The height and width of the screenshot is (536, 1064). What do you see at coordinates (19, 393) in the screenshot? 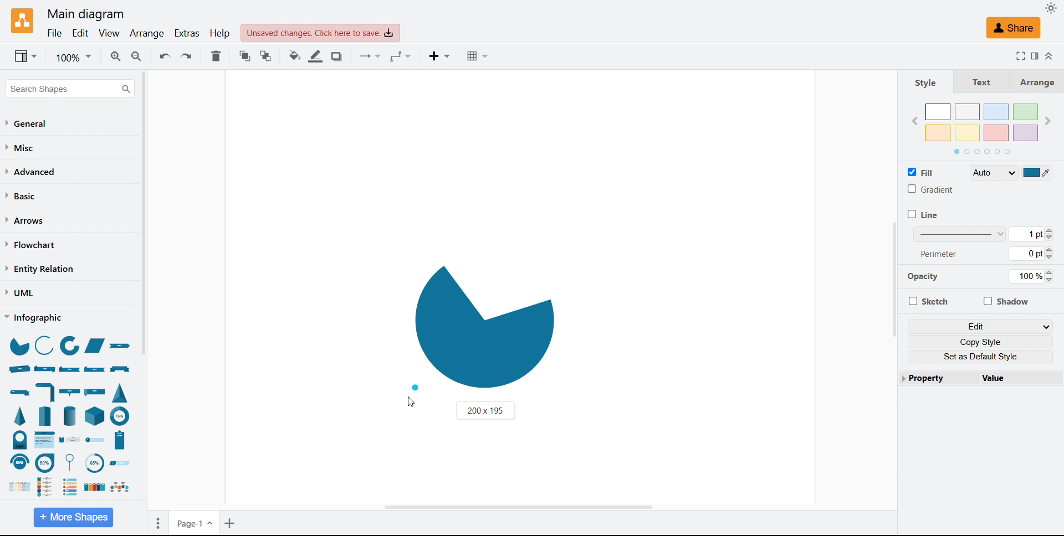
I see `banner single fold` at bounding box center [19, 393].